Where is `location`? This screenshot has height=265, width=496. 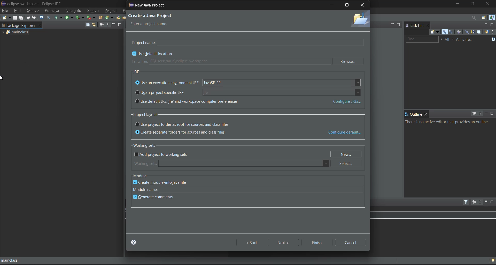
location is located at coordinates (230, 62).